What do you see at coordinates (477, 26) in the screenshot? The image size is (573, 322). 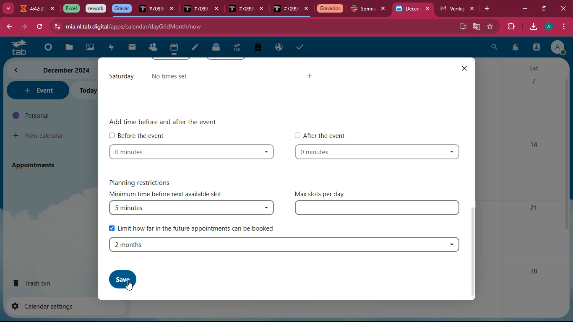 I see `google translator` at bounding box center [477, 26].